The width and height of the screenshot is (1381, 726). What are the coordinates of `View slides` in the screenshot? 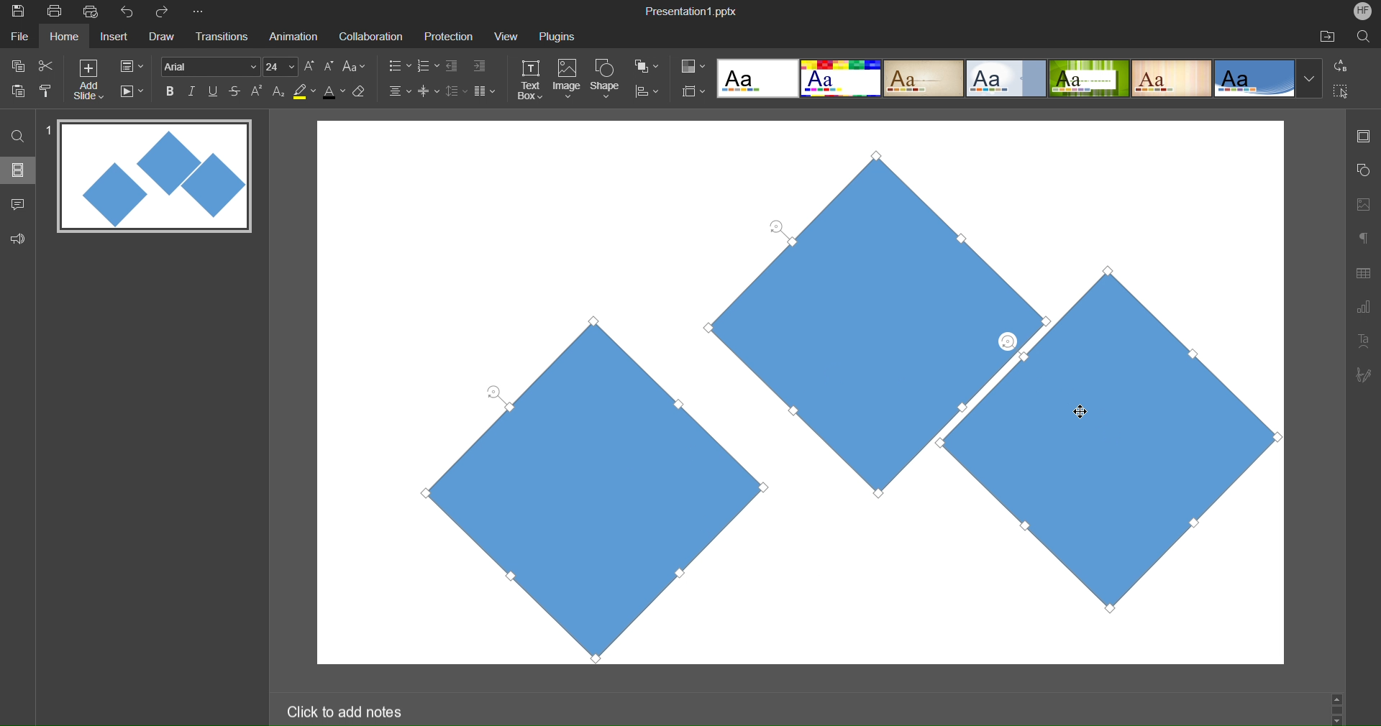 It's located at (17, 169).